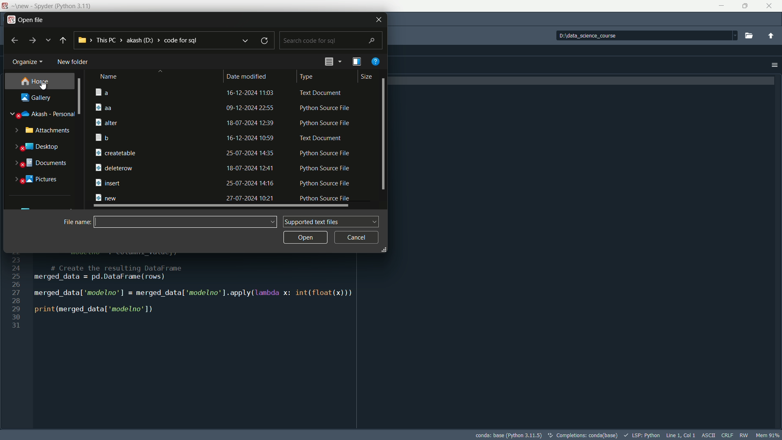 The image size is (782, 440). I want to click on rw, so click(744, 436).